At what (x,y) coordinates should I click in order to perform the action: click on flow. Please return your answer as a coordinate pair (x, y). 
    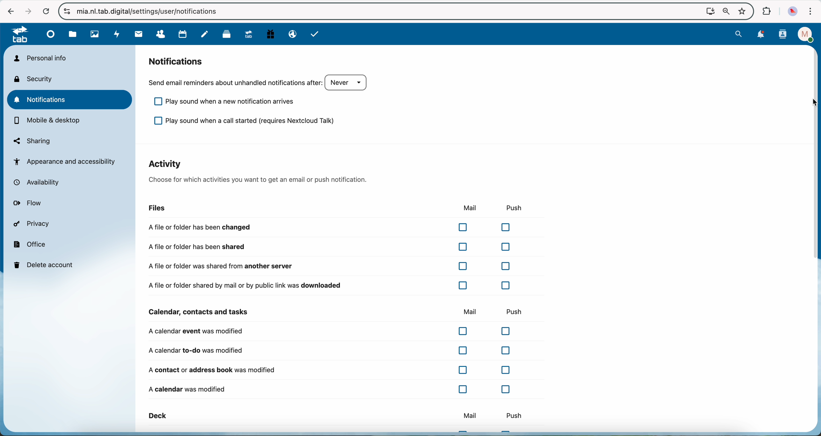
    Looking at the image, I should click on (29, 204).